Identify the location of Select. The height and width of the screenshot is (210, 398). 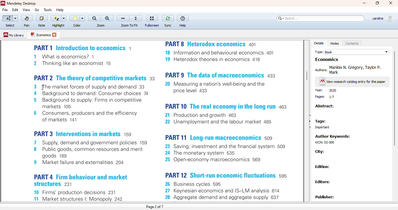
(10, 19).